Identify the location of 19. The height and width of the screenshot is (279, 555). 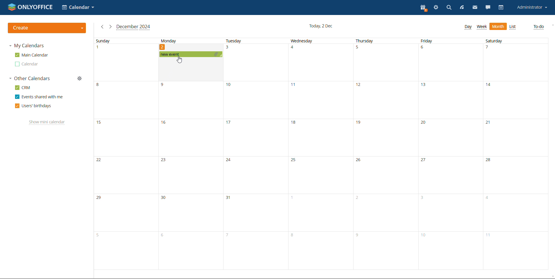
(360, 124).